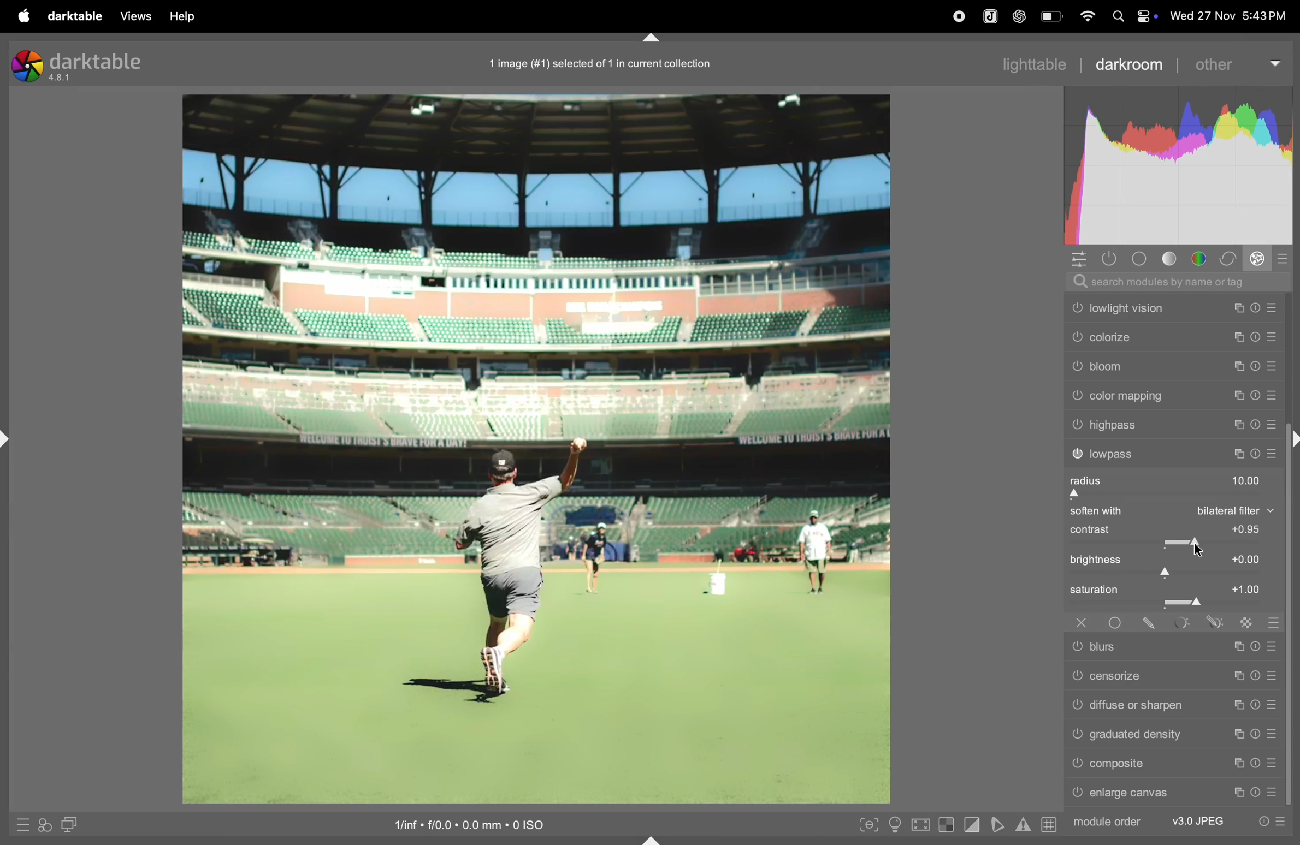 Image resolution: width=1300 pixels, height=845 pixels. What do you see at coordinates (1114, 16) in the screenshot?
I see `spotlight search` at bounding box center [1114, 16].